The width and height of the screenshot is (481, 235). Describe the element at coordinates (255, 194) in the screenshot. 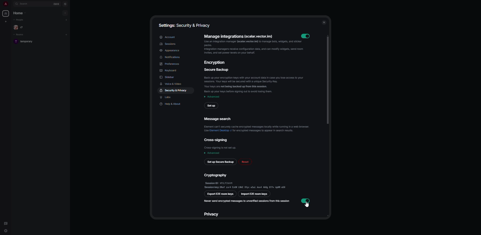

I see `import e2e room keys` at that location.